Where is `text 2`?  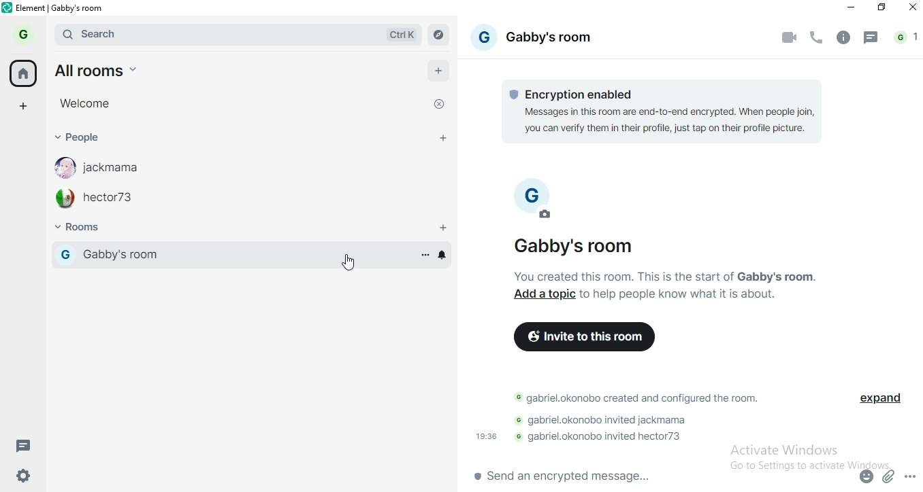
text 2 is located at coordinates (666, 275).